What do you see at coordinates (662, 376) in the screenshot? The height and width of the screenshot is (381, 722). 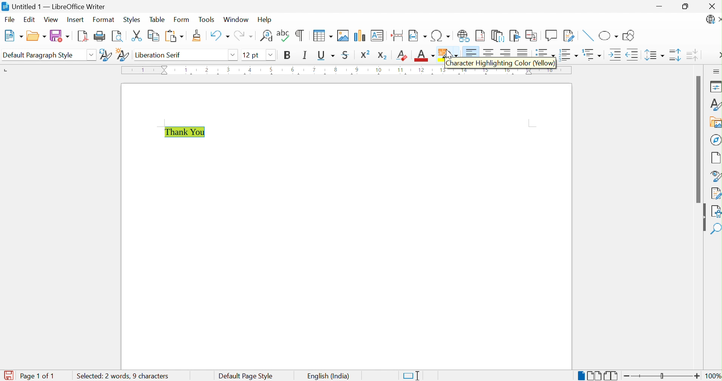 I see `Slider` at bounding box center [662, 376].